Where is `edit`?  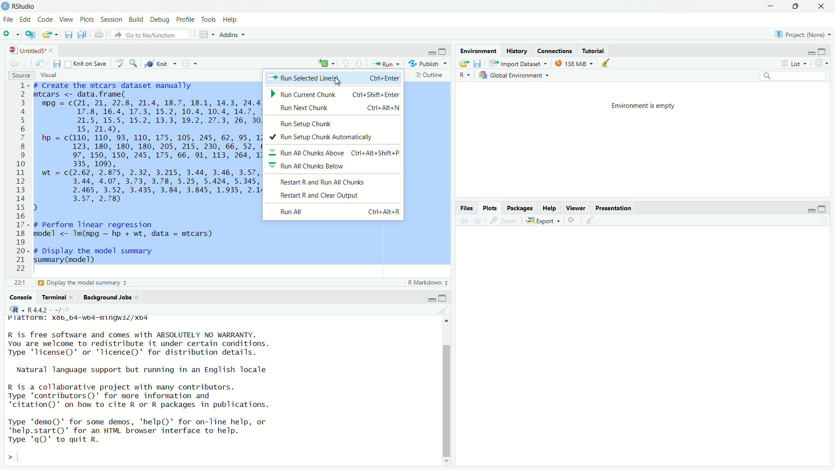 edit is located at coordinates (25, 20).